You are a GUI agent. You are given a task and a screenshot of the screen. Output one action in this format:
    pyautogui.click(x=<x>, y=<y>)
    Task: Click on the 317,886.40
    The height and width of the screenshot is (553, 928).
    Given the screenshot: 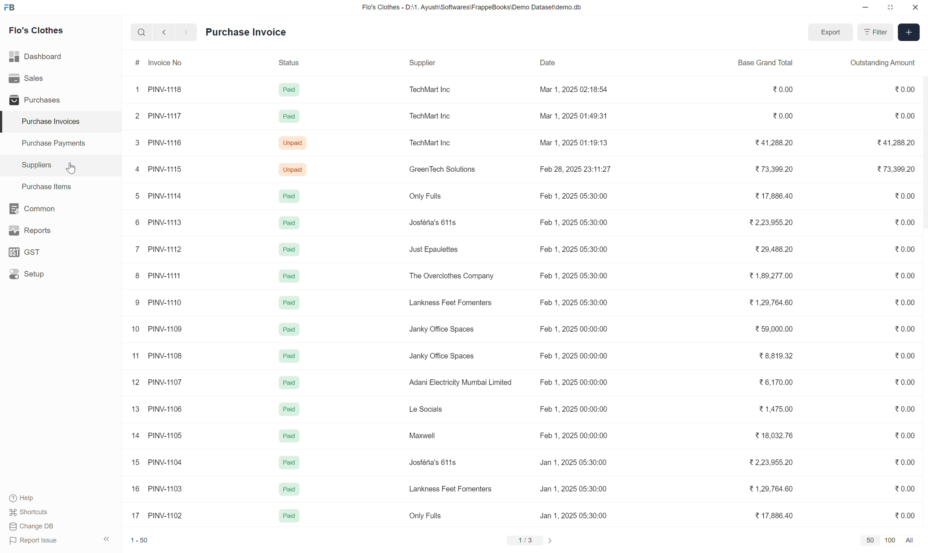 What is the action you would take?
    pyautogui.click(x=774, y=516)
    